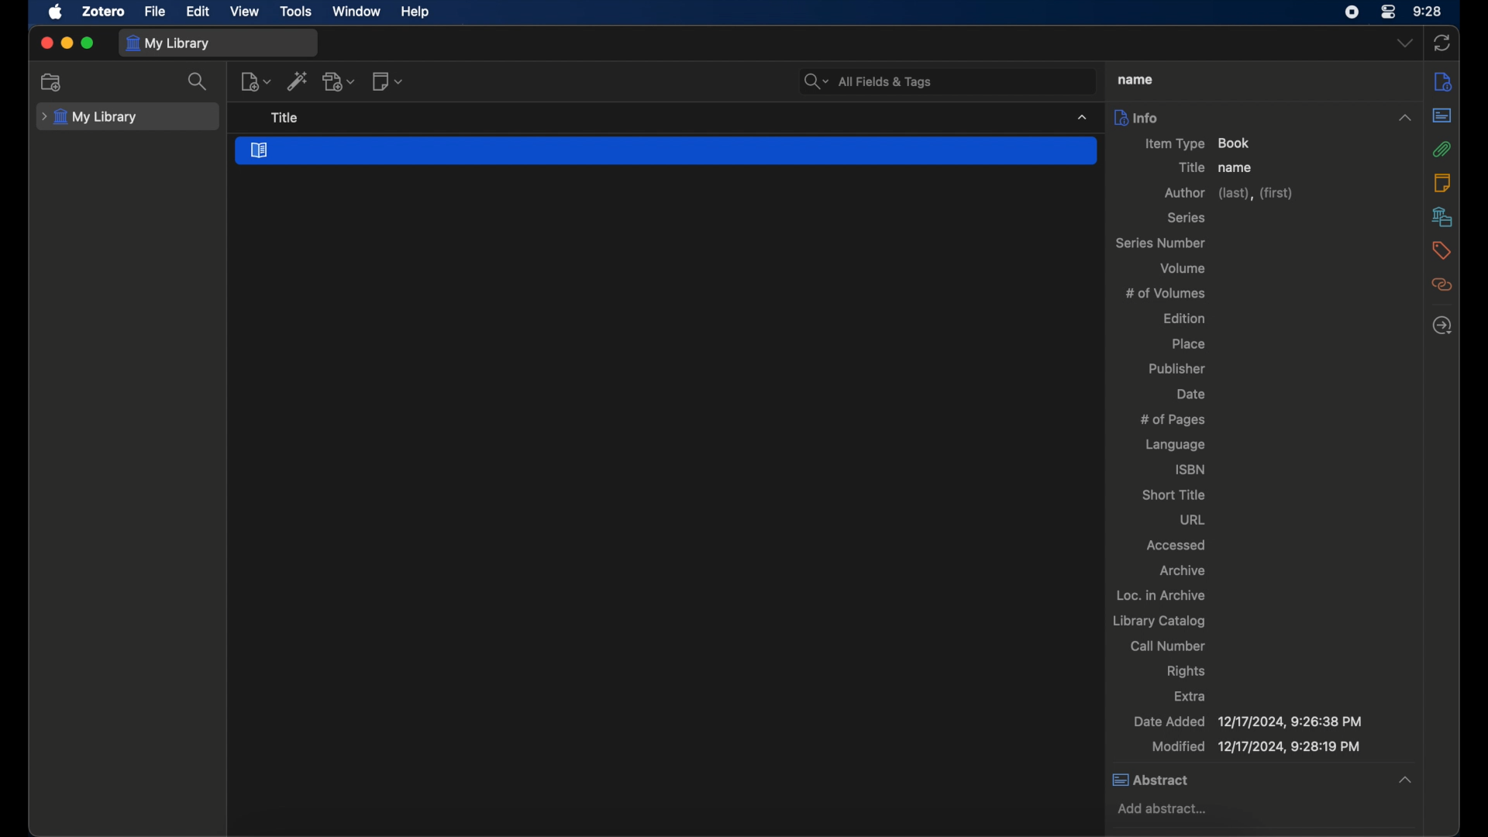 The height and width of the screenshot is (837, 1488). Describe the element at coordinates (1238, 167) in the screenshot. I see `name` at that location.